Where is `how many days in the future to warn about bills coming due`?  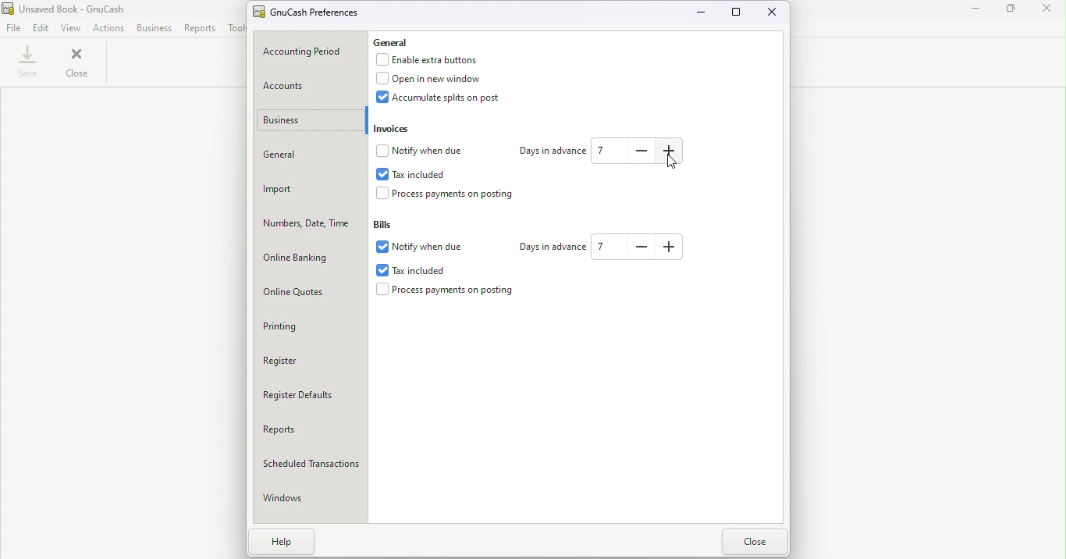 how many days in the future to warn about bills coming due is located at coordinates (607, 247).